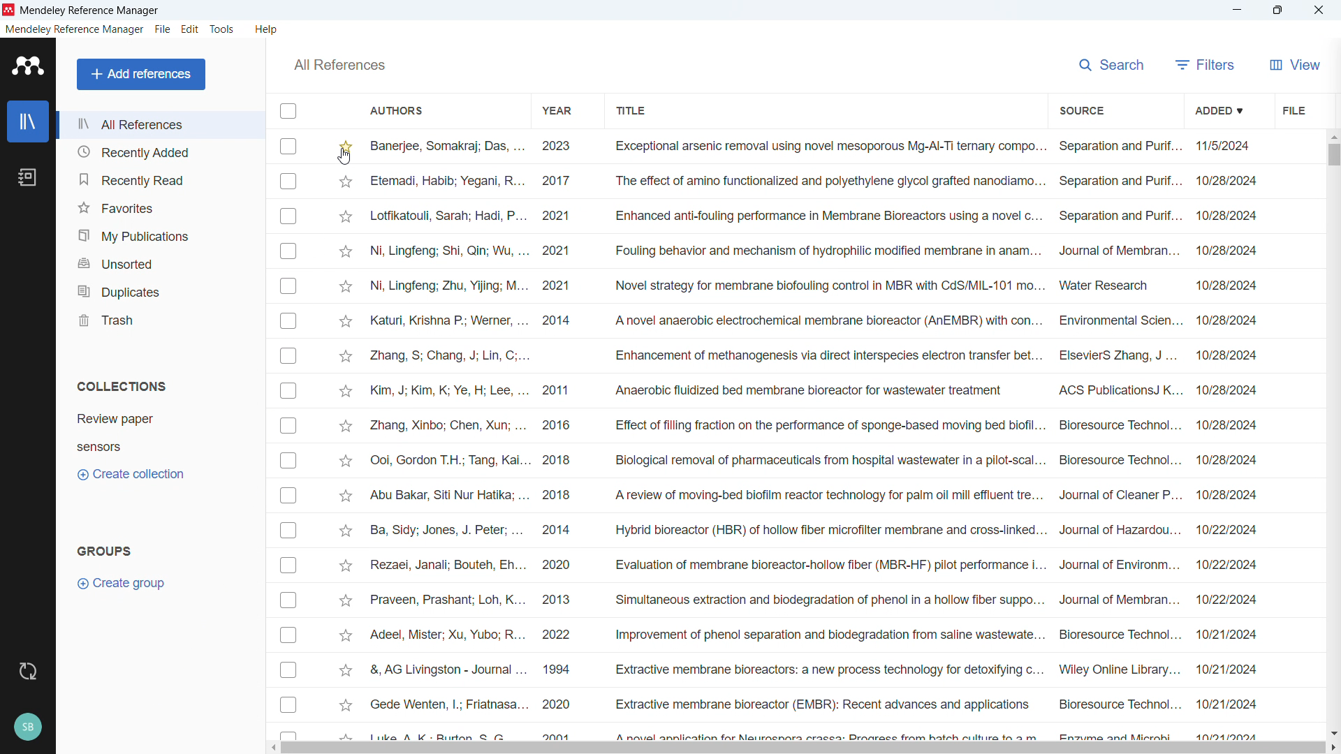  Describe the element at coordinates (1320, 10) in the screenshot. I see `Close ` at that location.